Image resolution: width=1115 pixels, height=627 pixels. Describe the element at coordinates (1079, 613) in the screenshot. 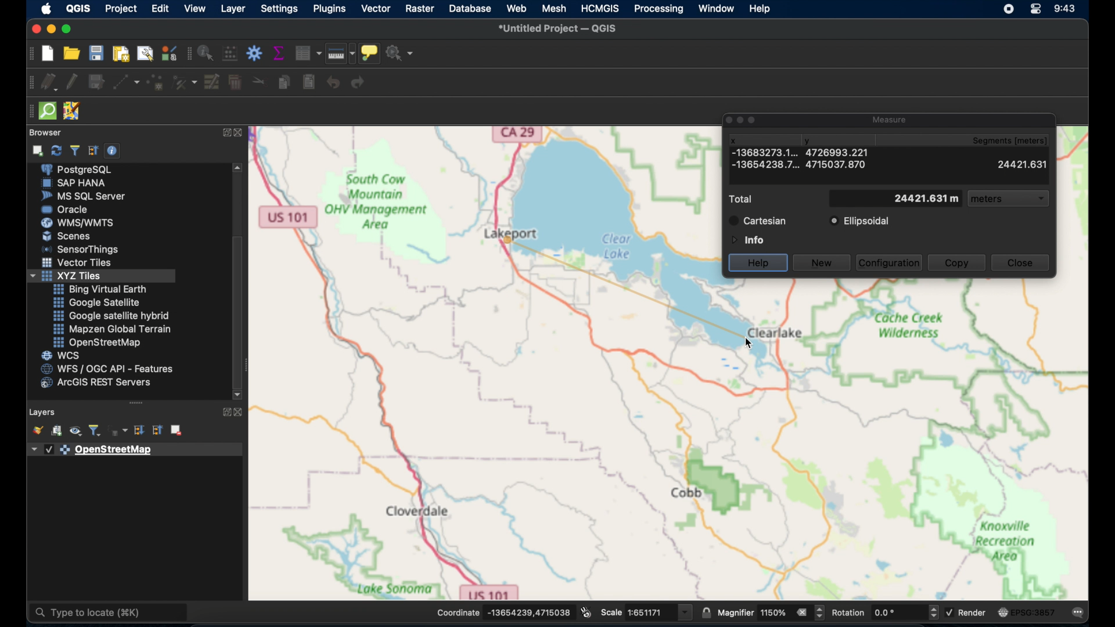

I see `messages` at that location.